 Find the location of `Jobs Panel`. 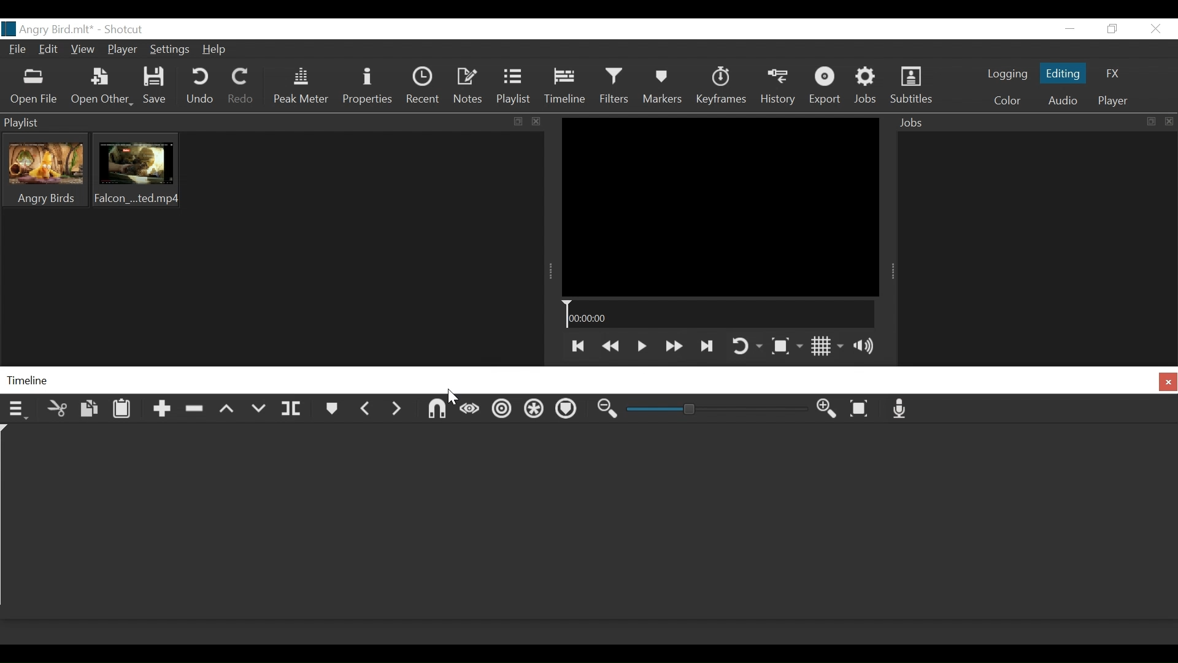

Jobs Panel is located at coordinates (1034, 122).